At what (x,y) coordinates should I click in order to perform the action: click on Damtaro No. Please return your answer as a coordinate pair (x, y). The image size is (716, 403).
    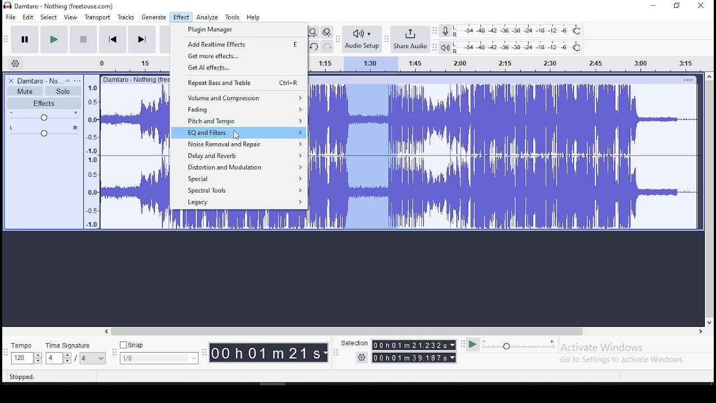
    Looking at the image, I should click on (39, 81).